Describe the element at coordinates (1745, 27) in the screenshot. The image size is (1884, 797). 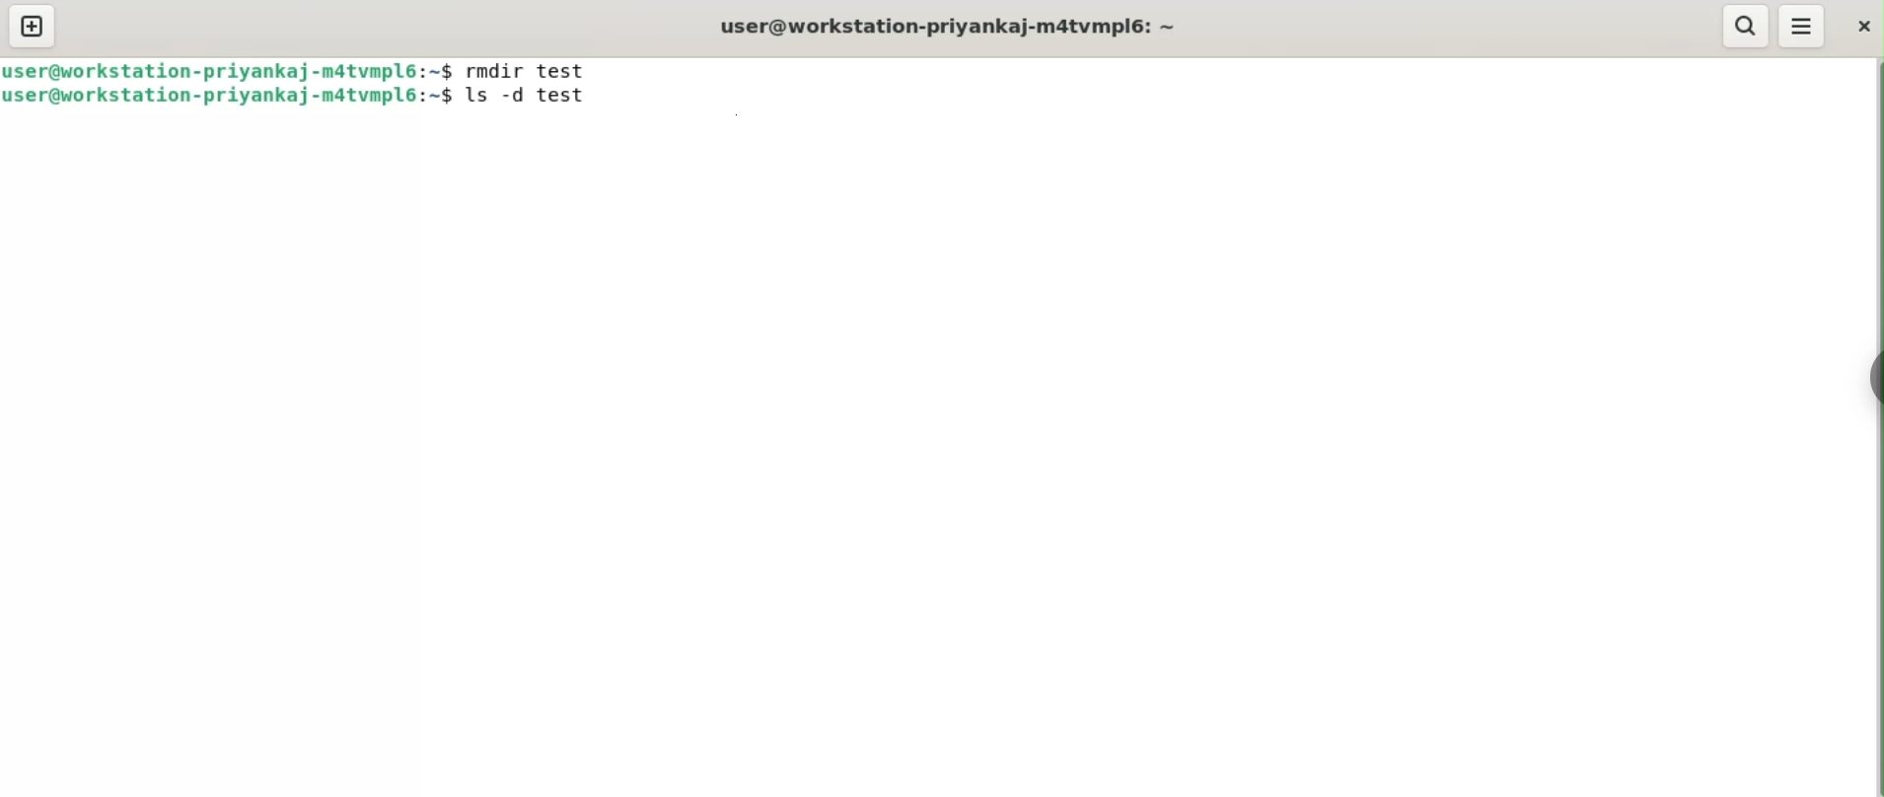
I see `search` at that location.